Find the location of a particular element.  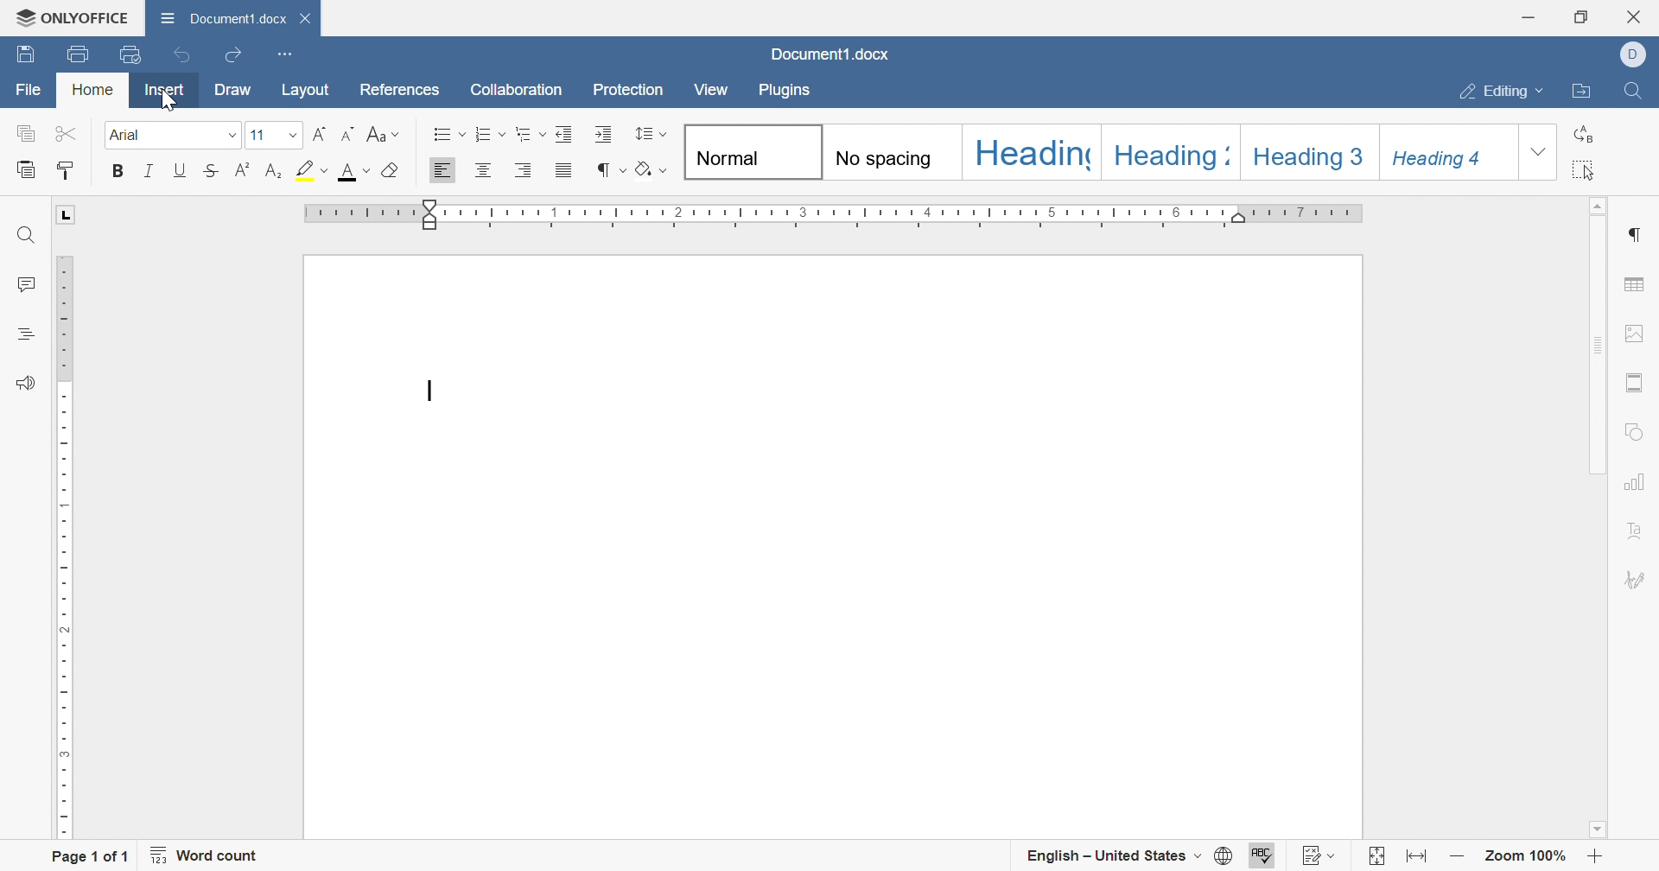

Superscript is located at coordinates (241, 170).